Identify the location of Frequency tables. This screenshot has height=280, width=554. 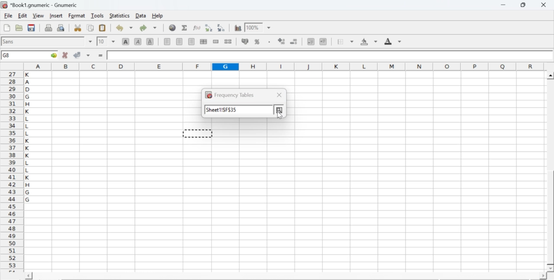
(227, 95).